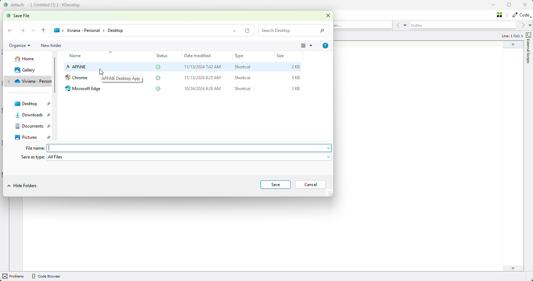 The image size is (533, 281). What do you see at coordinates (512, 45) in the screenshot?
I see `scroll up` at bounding box center [512, 45].